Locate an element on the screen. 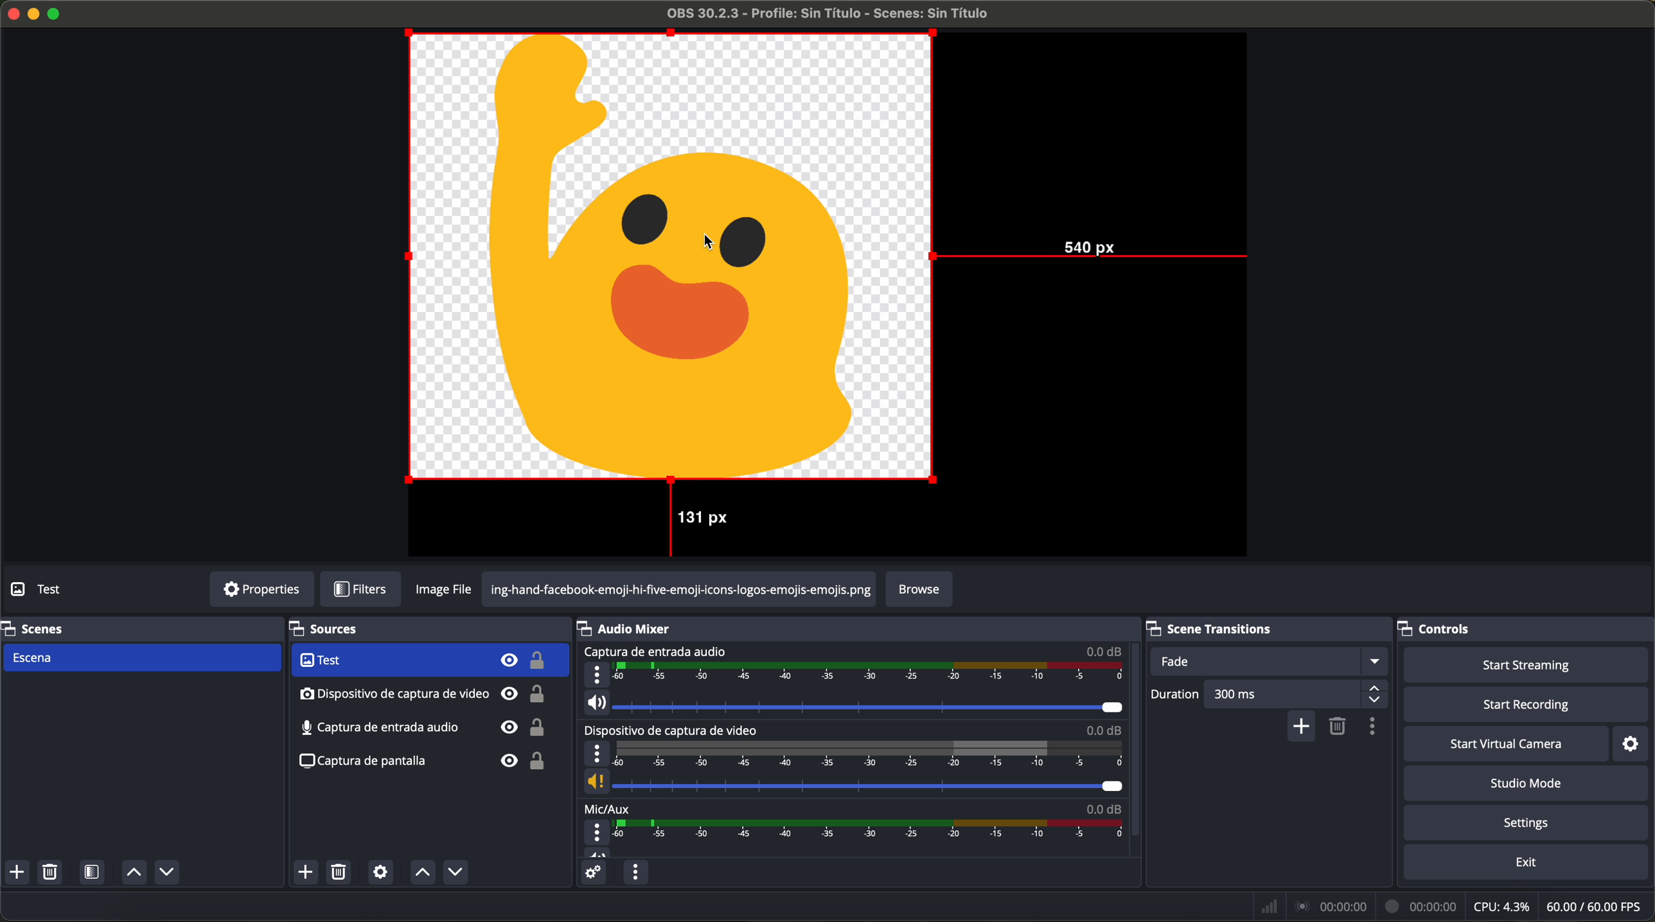 This screenshot has height=922, width=1655. filters is located at coordinates (360, 590).